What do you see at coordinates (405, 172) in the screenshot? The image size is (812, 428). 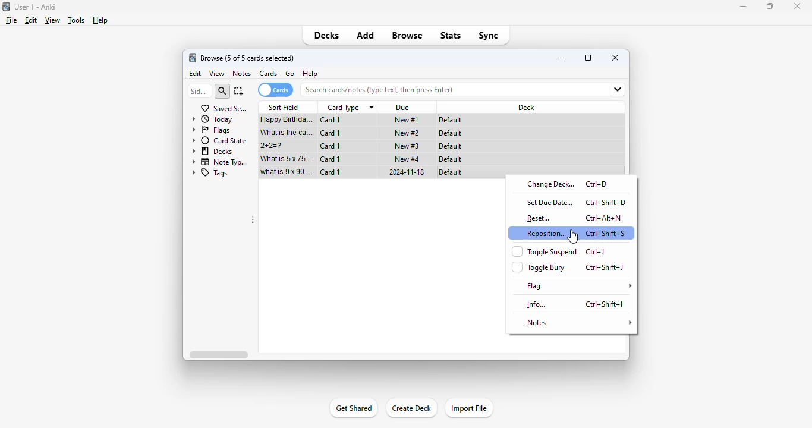 I see `2024-11-18` at bounding box center [405, 172].